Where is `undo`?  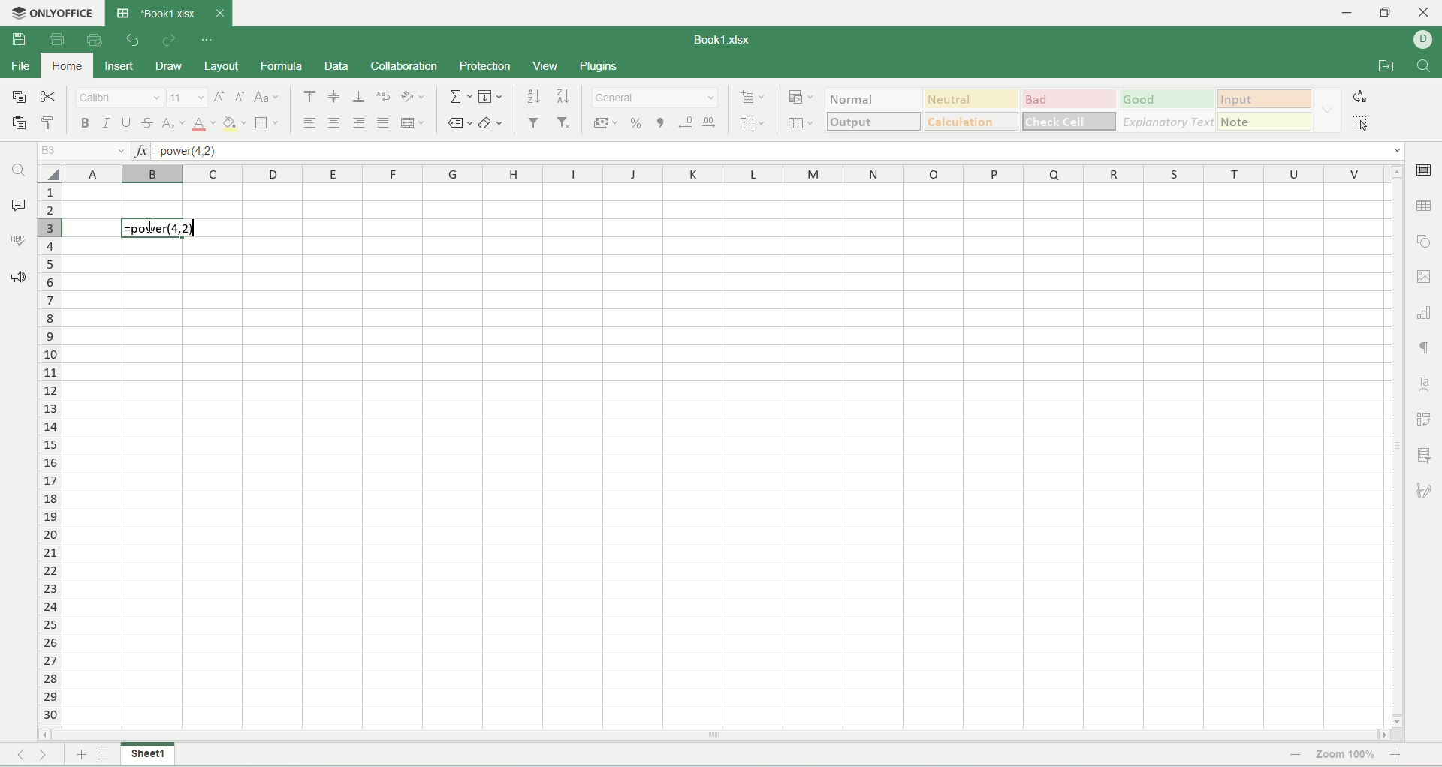
undo is located at coordinates (134, 41).